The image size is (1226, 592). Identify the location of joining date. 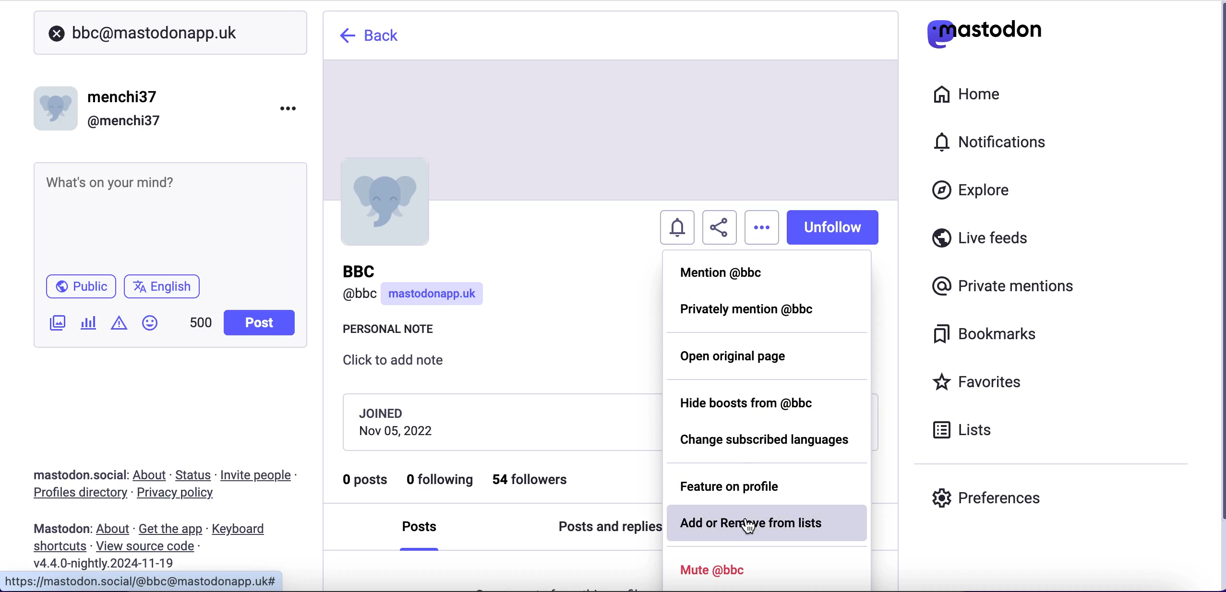
(496, 428).